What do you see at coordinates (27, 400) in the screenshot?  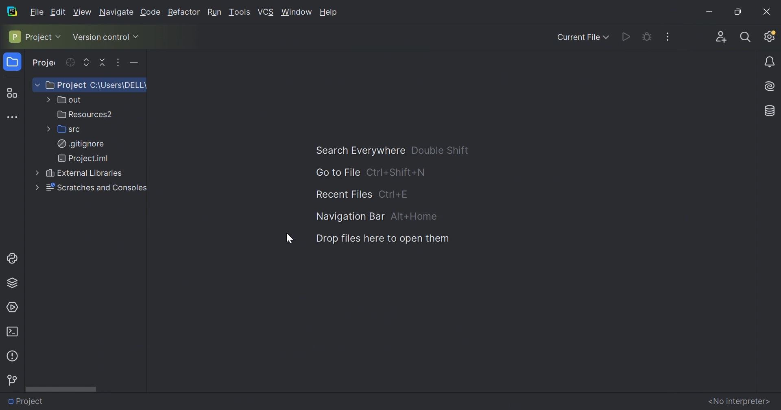 I see `Project` at bounding box center [27, 400].